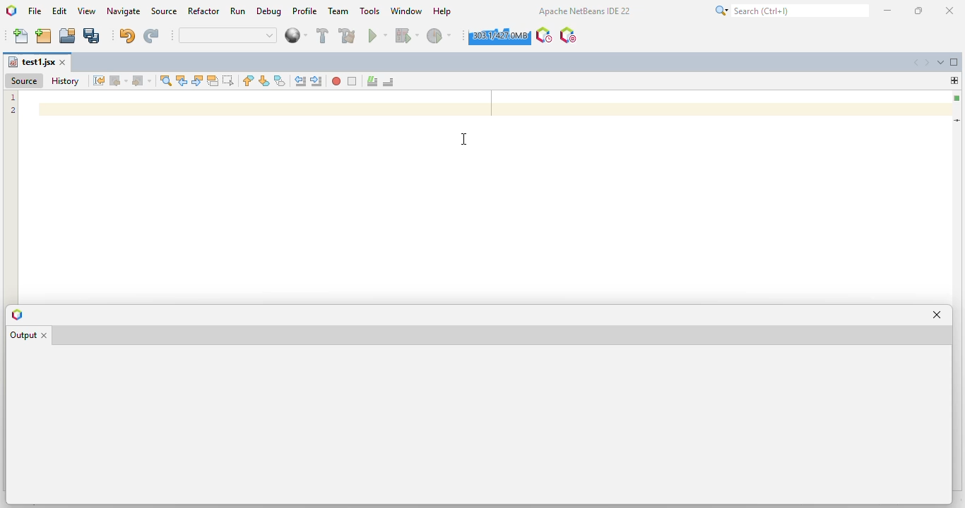 The width and height of the screenshot is (965, 508). What do you see at coordinates (100, 80) in the screenshot?
I see `last edit` at bounding box center [100, 80].